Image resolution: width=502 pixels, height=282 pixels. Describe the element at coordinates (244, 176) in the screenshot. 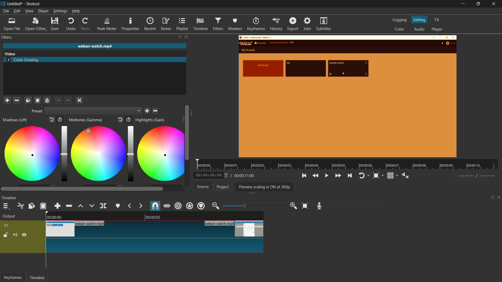

I see `total time` at that location.